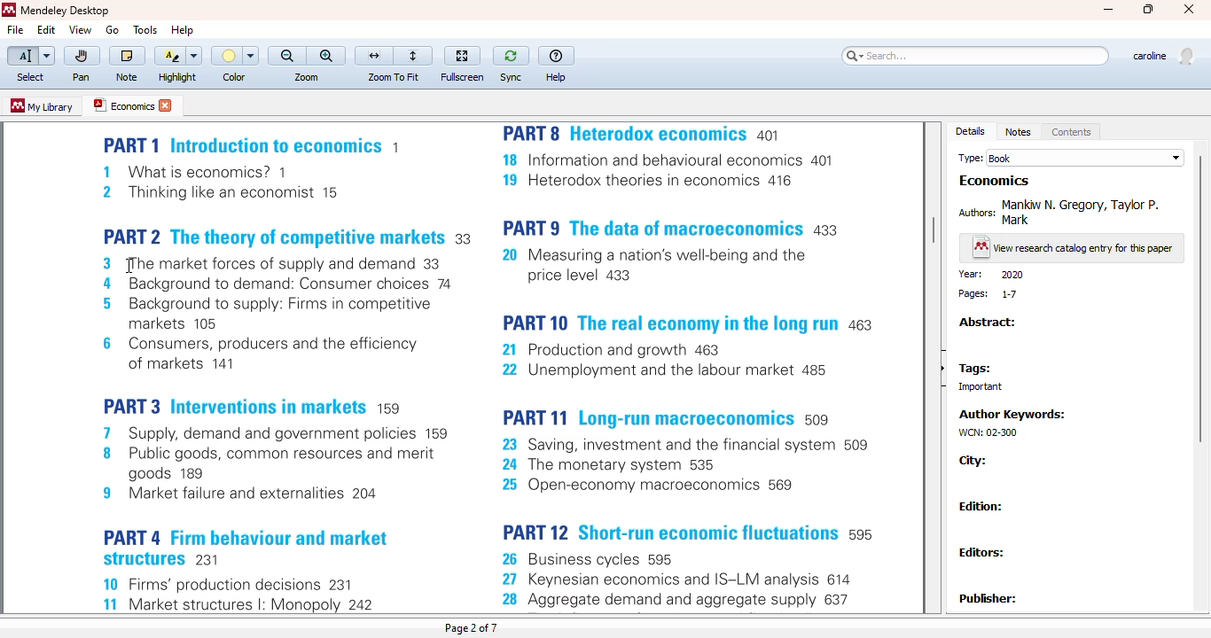  Describe the element at coordinates (48, 29) in the screenshot. I see `Edit` at that location.